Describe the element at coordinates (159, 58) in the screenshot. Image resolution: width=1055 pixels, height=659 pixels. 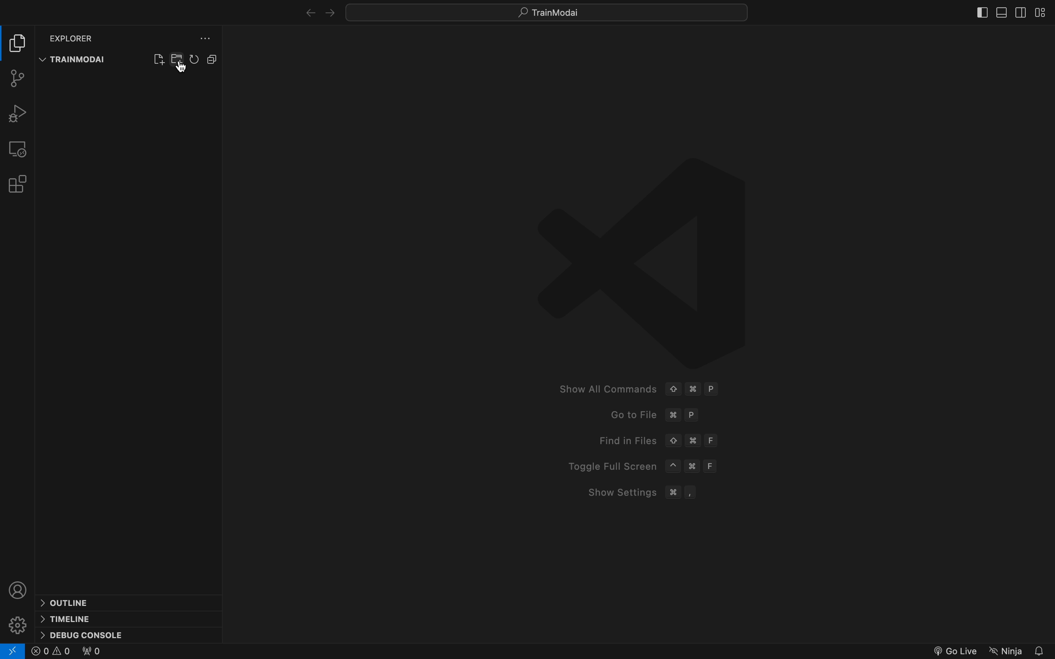
I see `create file` at that location.